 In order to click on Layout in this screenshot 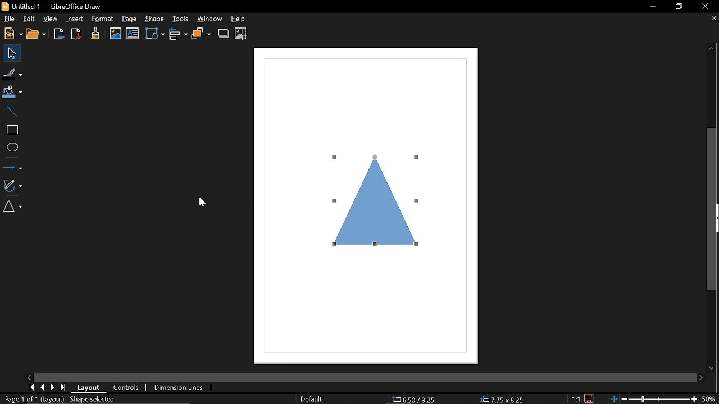, I will do `click(87, 387)`.